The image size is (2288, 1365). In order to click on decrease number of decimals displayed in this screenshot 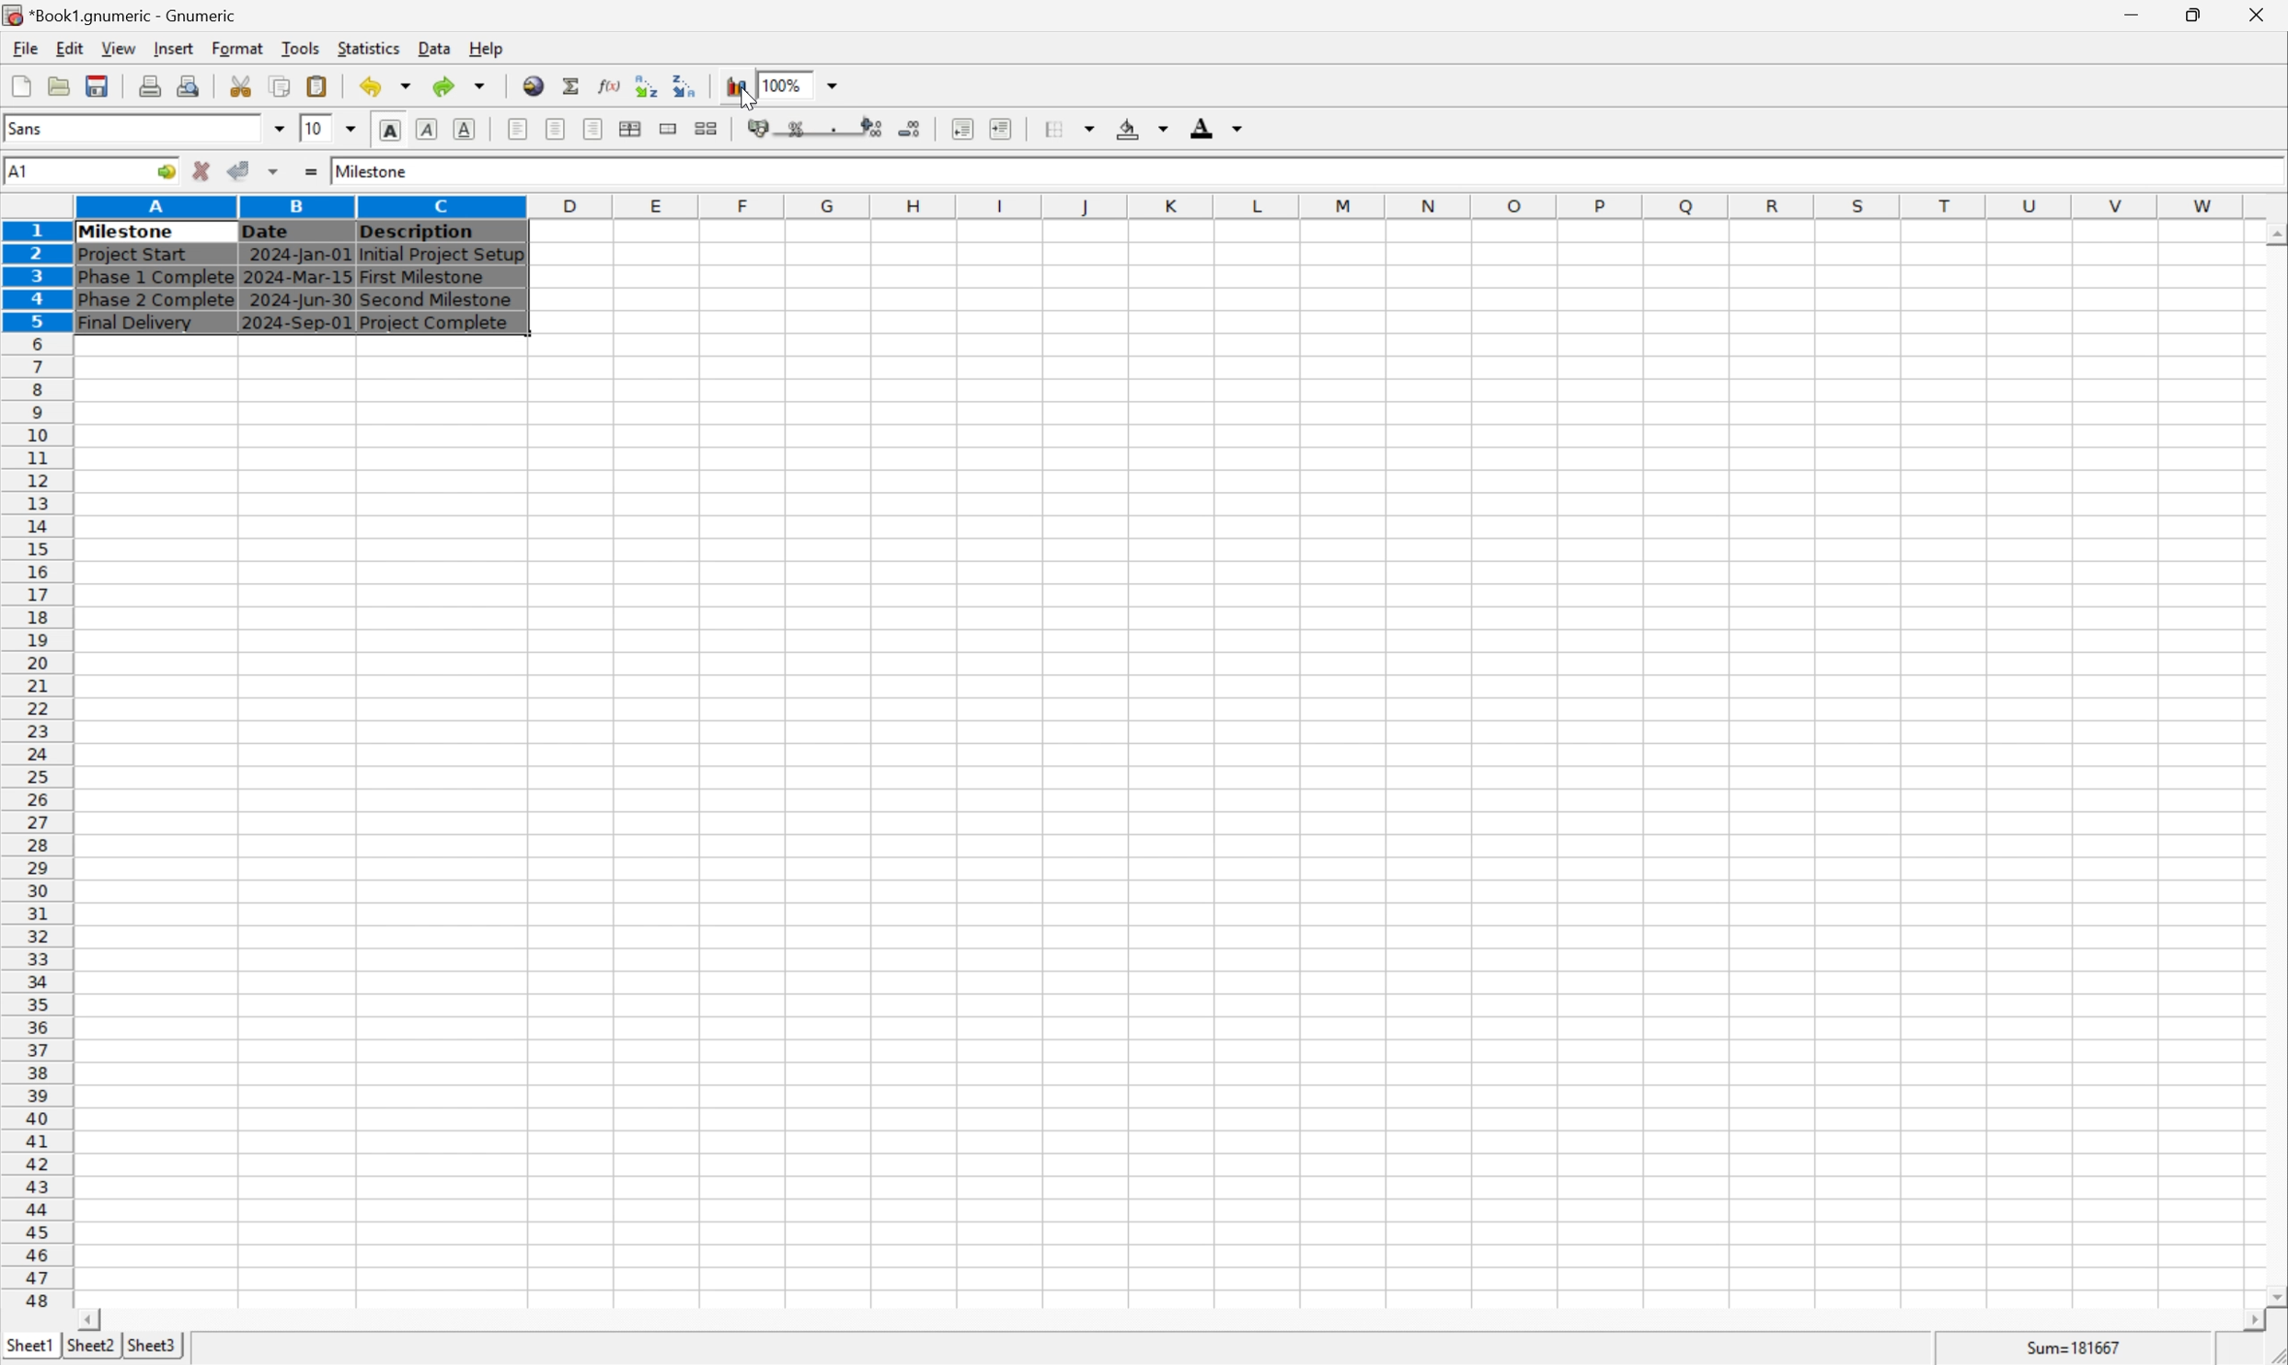, I will do `click(914, 131)`.